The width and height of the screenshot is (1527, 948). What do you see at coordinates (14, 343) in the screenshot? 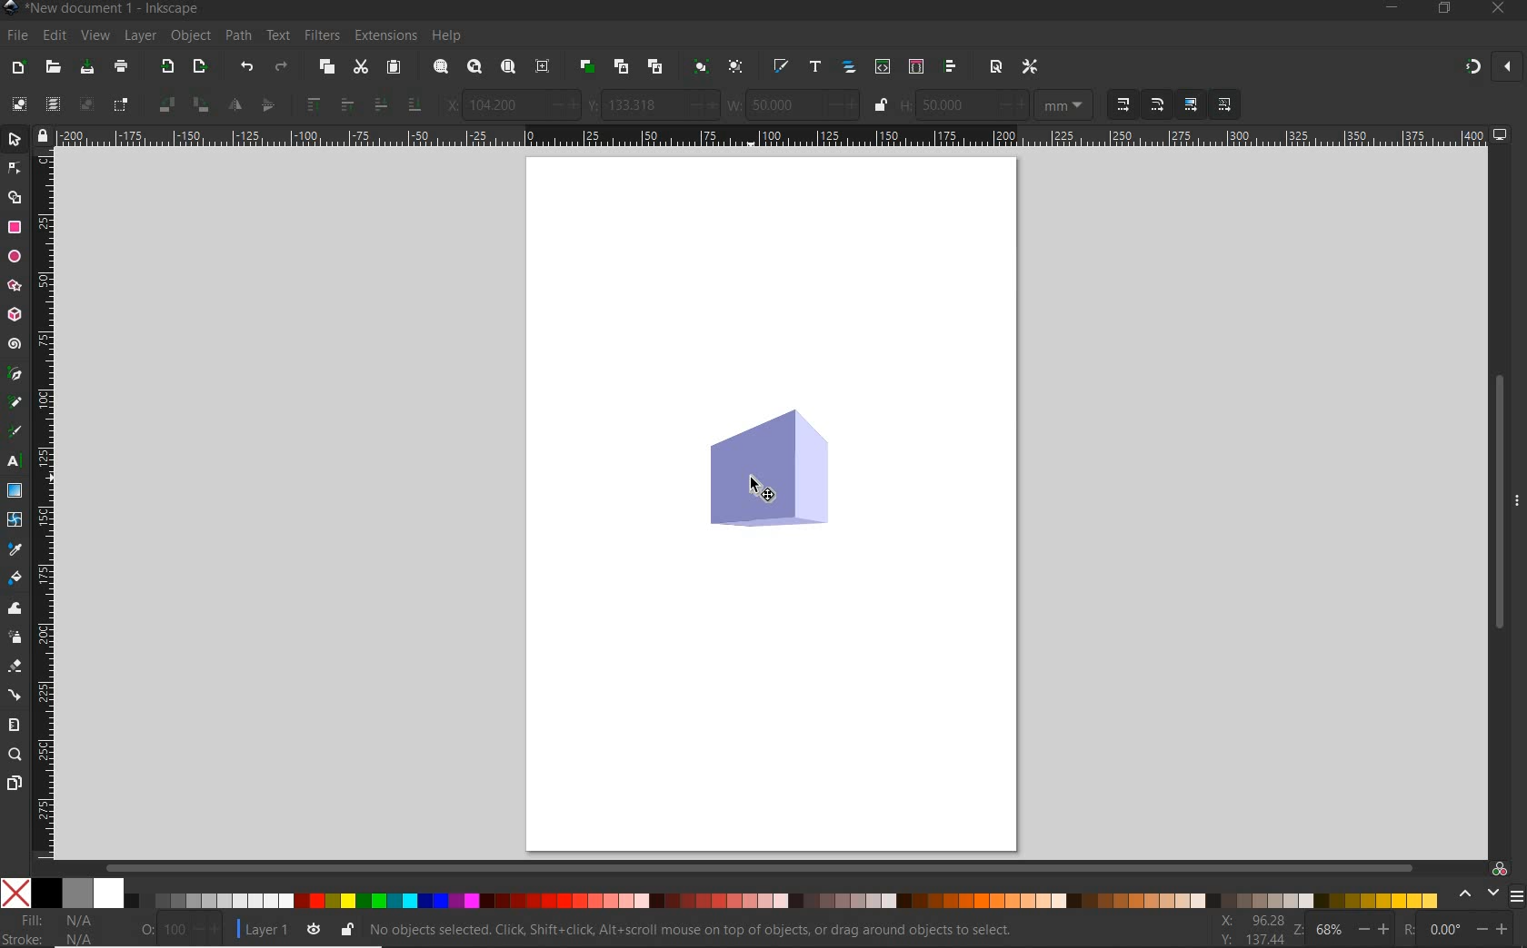
I see `spiral tool` at bounding box center [14, 343].